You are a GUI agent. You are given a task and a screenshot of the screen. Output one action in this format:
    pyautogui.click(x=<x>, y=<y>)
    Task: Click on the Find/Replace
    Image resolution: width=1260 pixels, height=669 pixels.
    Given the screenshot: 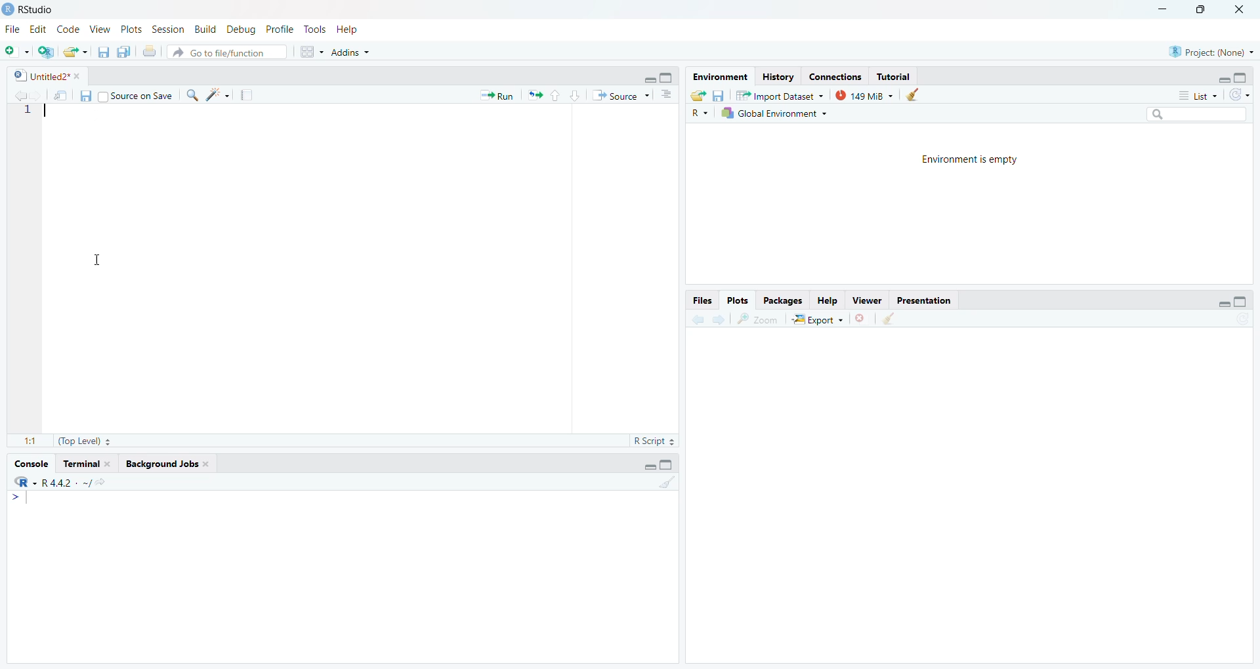 What is the action you would take?
    pyautogui.click(x=192, y=94)
    